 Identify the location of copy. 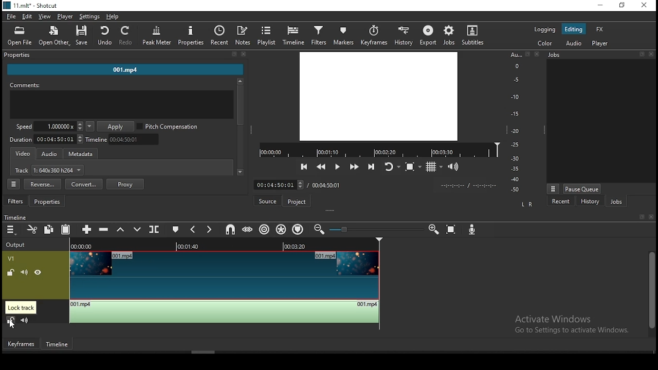
(49, 229).